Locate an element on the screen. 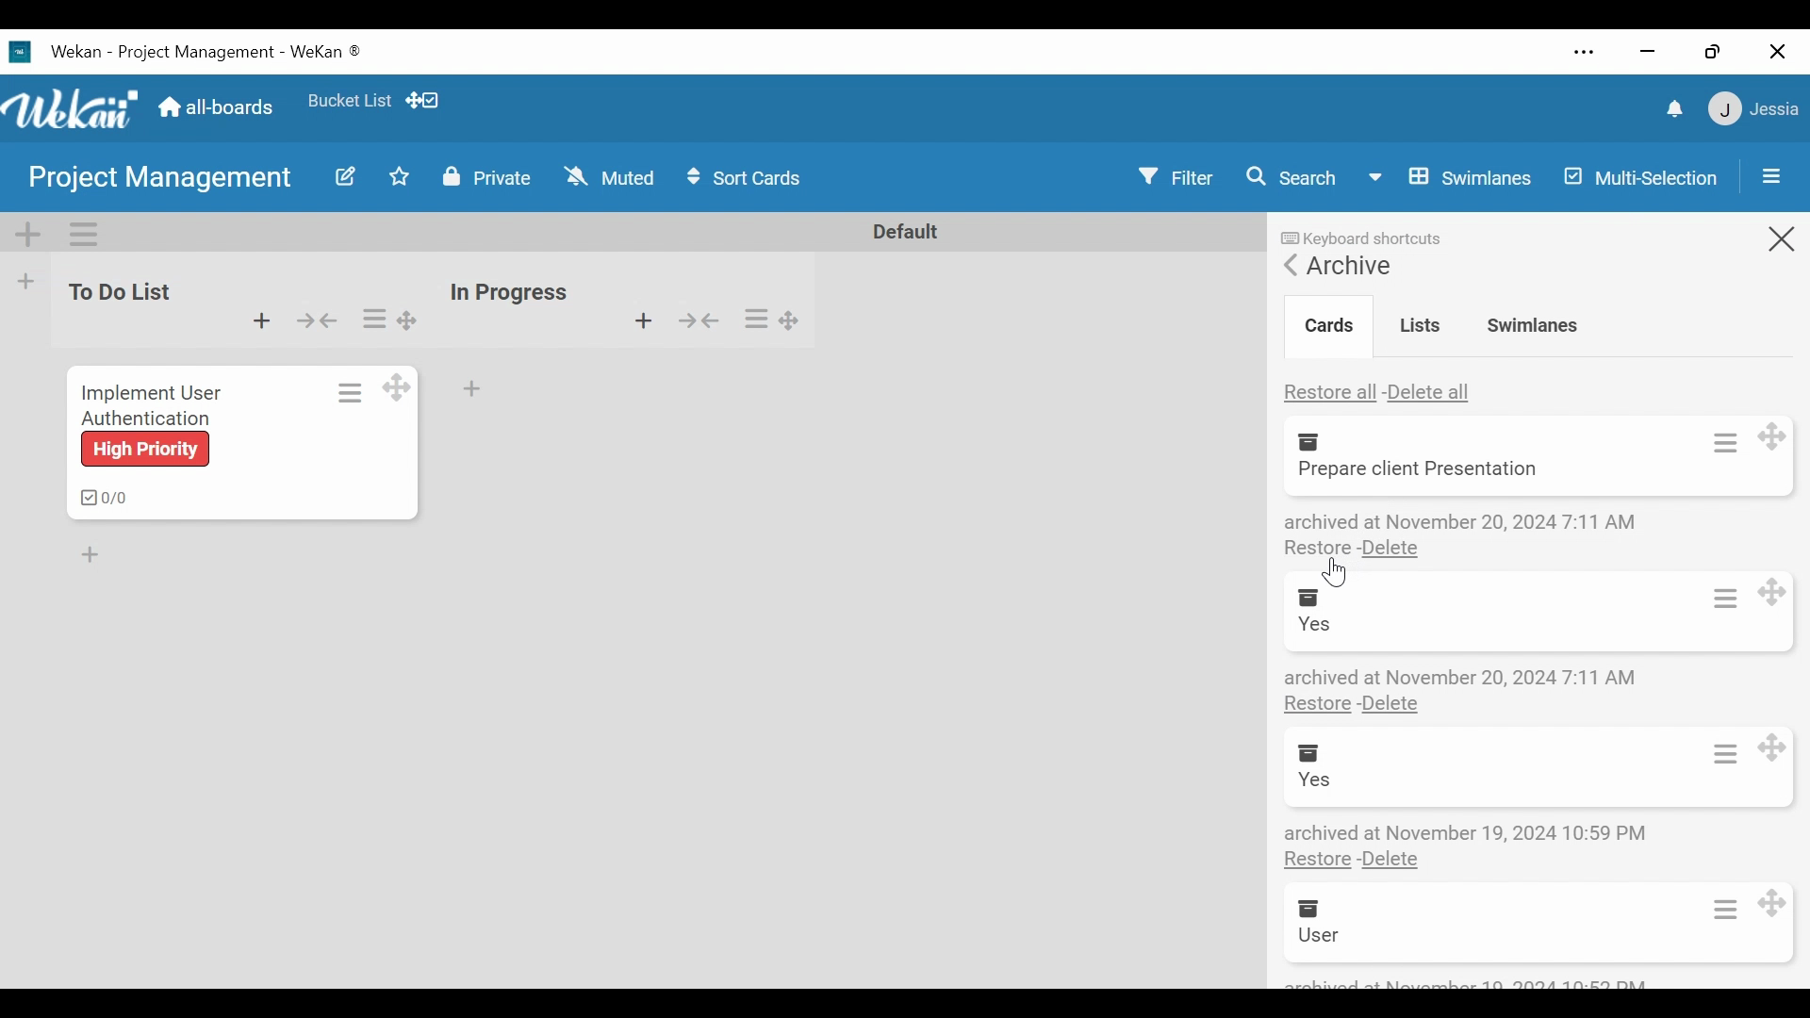 This screenshot has height=1018, width=1810. Drag handles is located at coordinates (410, 320).